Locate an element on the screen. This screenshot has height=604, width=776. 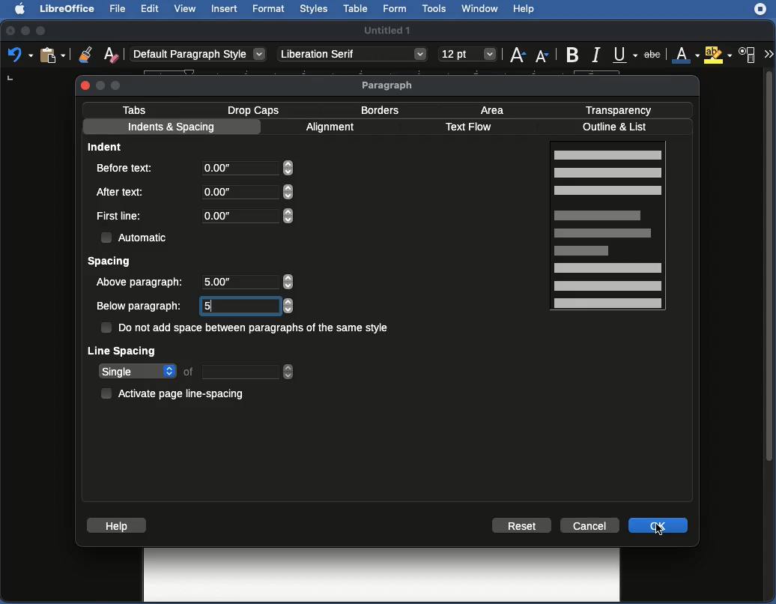
Untitled 1 is located at coordinates (389, 29).